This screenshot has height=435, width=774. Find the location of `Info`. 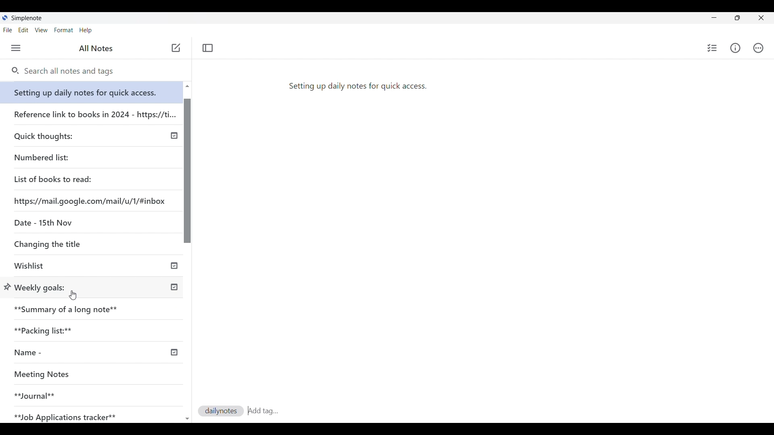

Info is located at coordinates (735, 48).